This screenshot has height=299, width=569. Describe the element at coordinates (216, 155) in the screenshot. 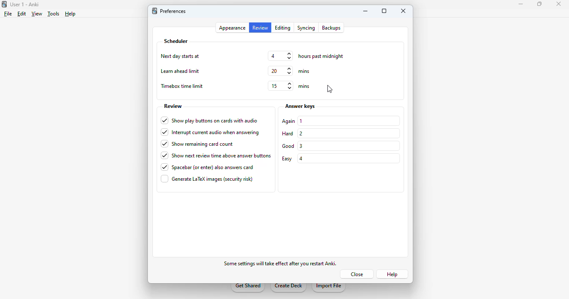

I see `show next review time above answer buttons` at that location.